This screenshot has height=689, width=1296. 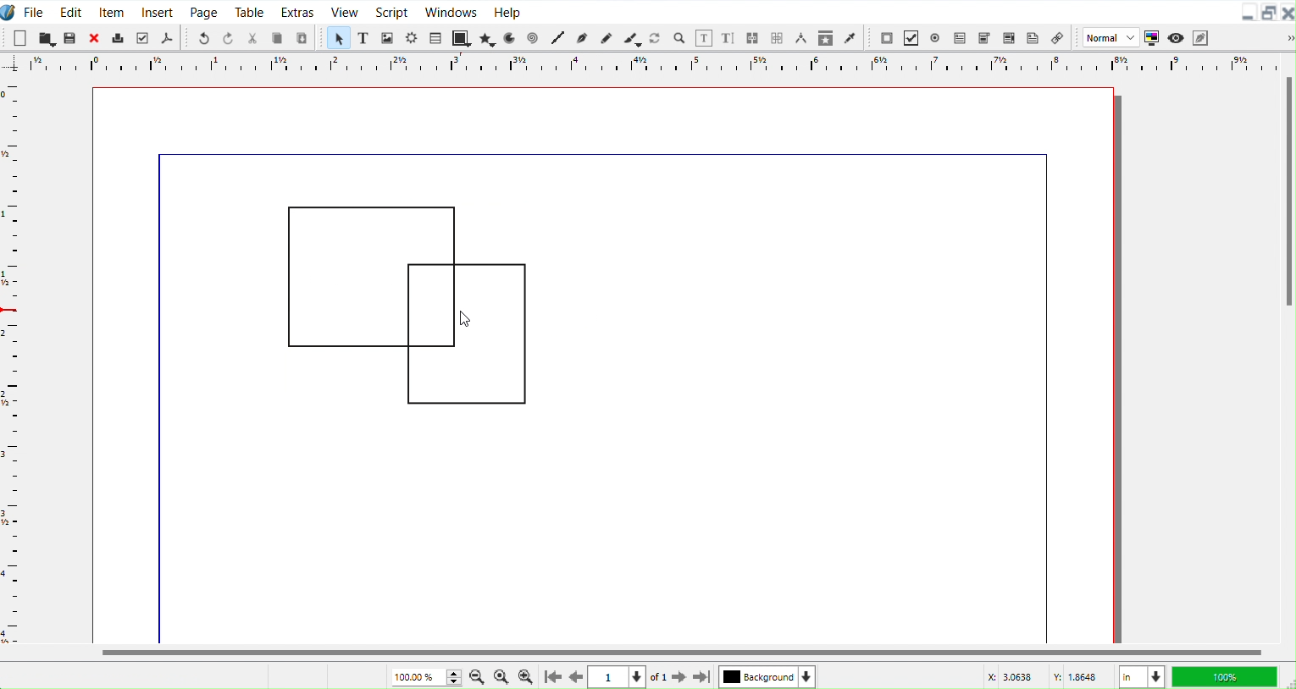 What do you see at coordinates (828, 37) in the screenshot?
I see `Copy Item Properties` at bounding box center [828, 37].